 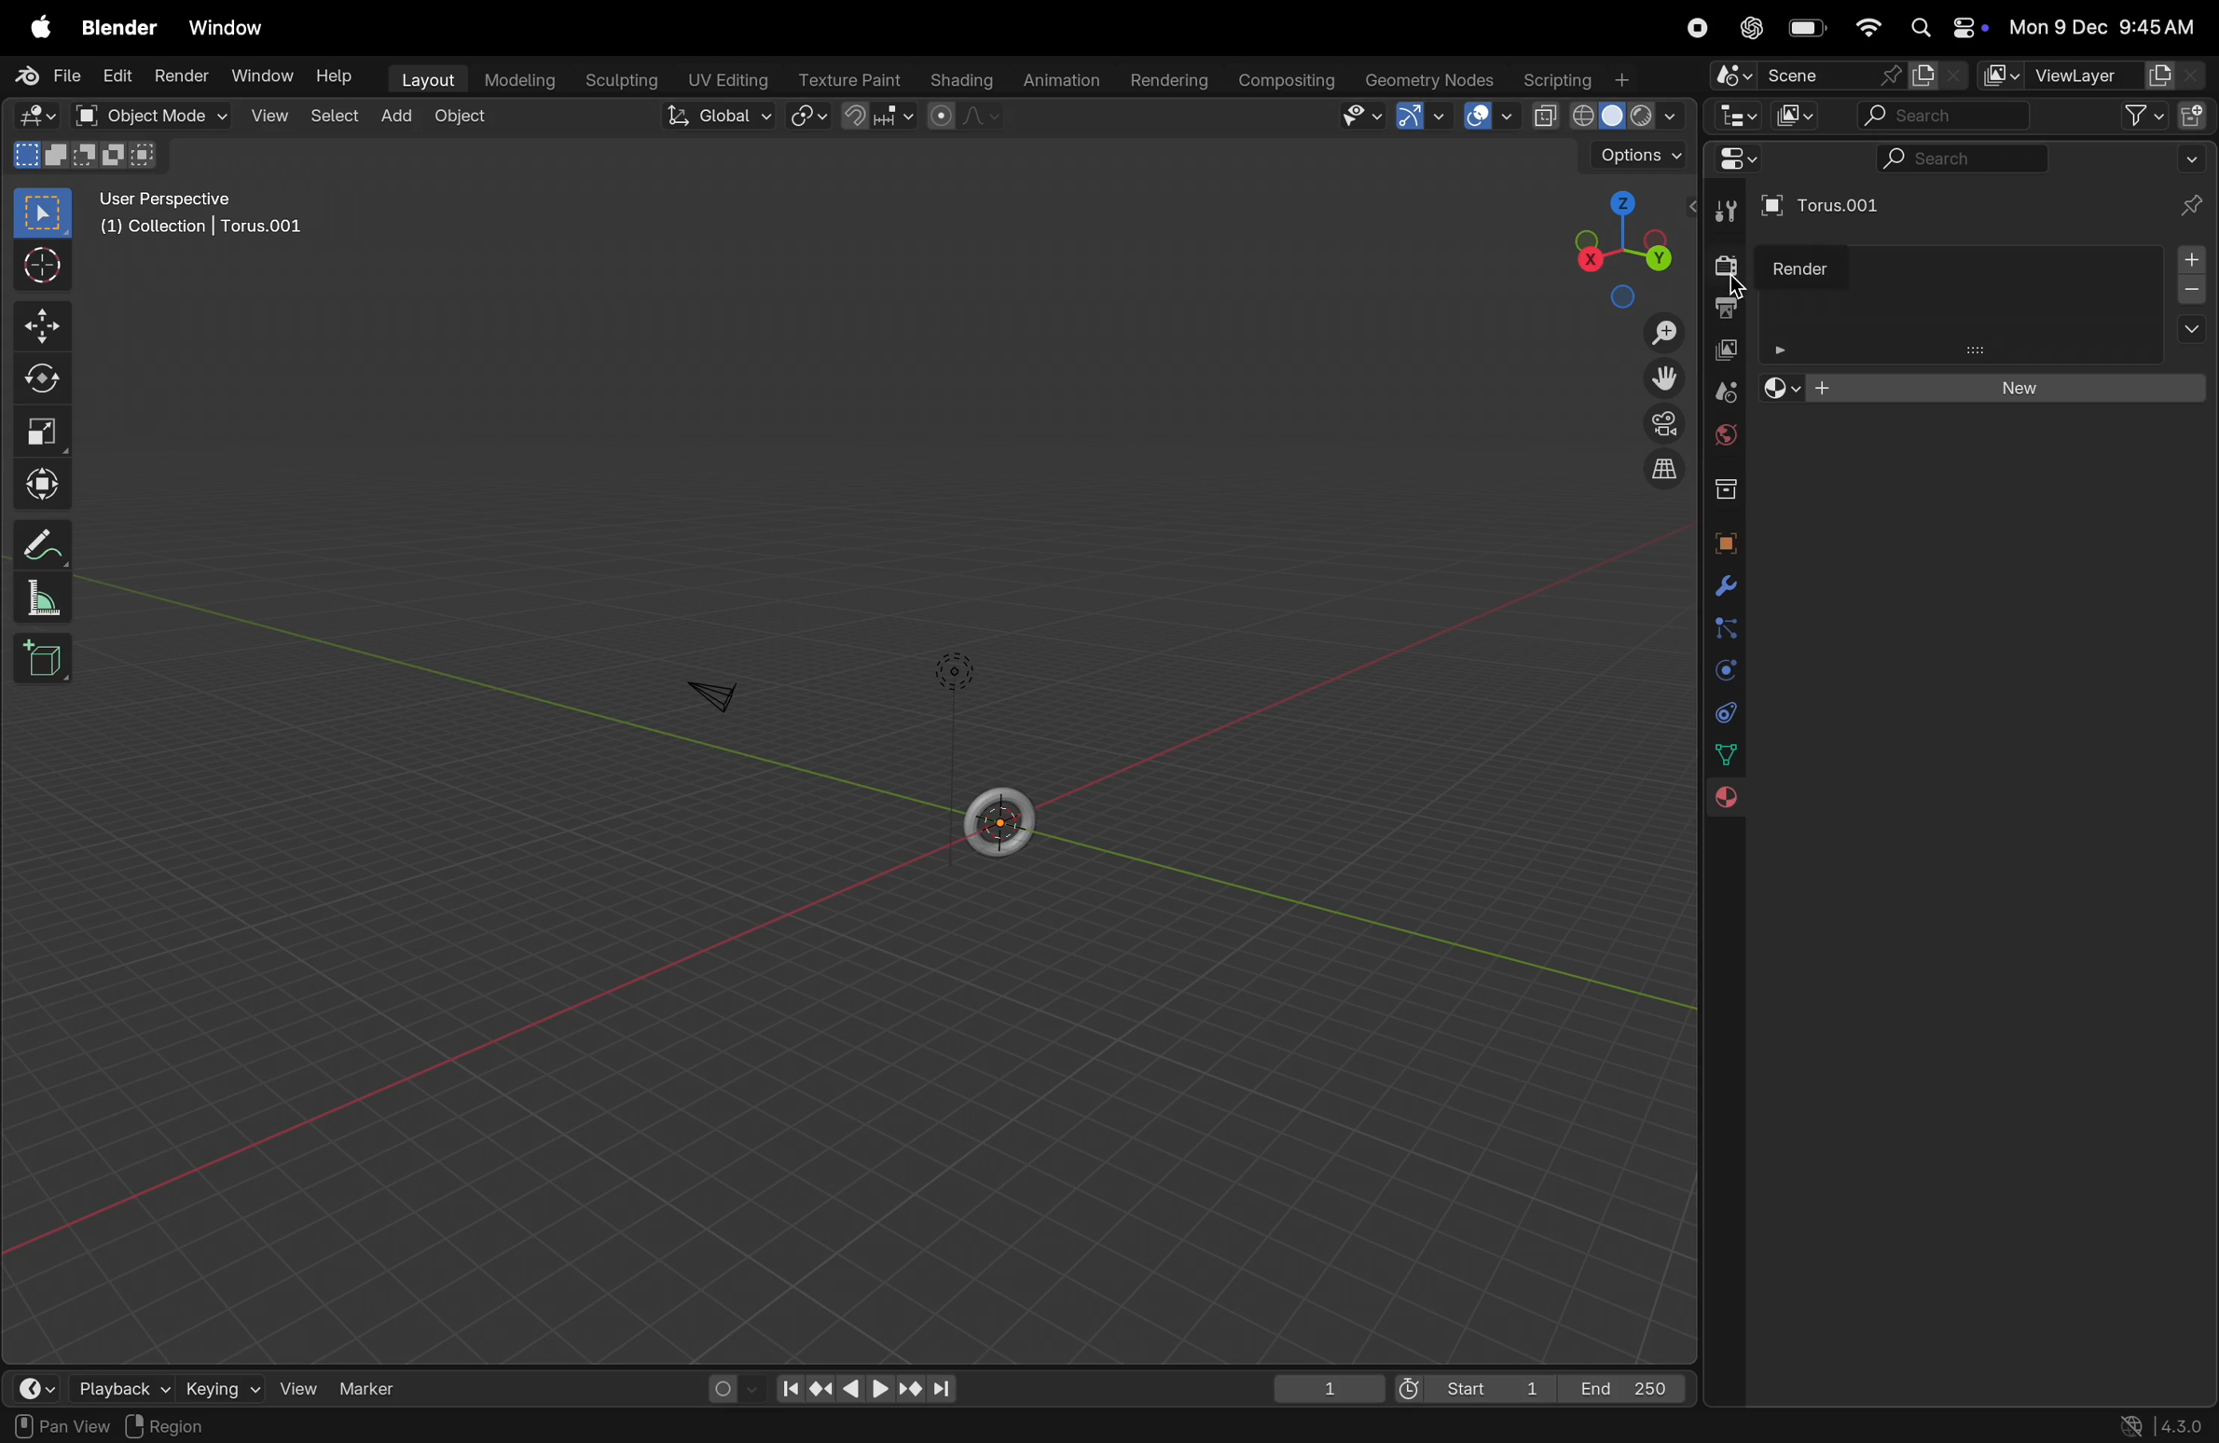 I want to click on view layer, so click(x=2092, y=75).